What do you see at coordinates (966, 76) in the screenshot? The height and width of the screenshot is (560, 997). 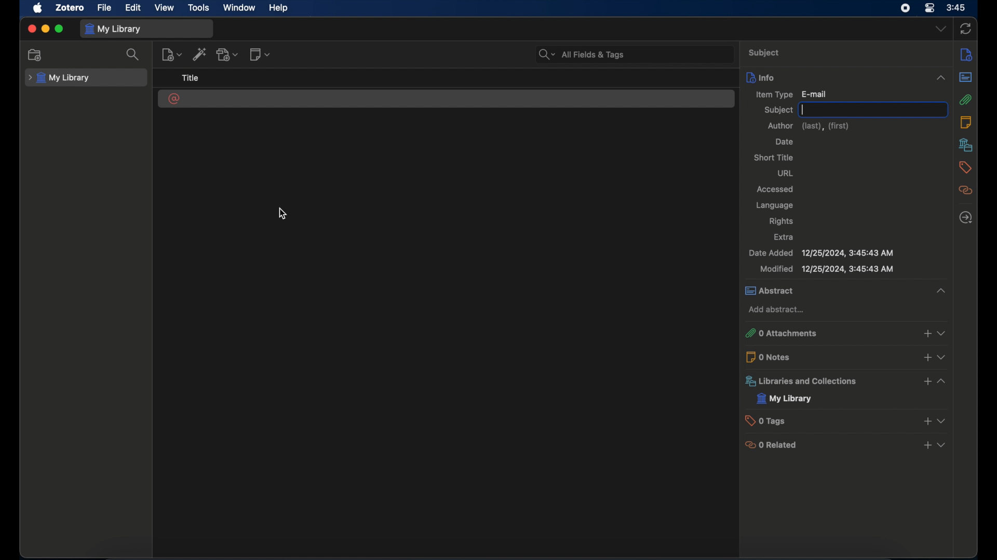 I see `abstract` at bounding box center [966, 76].